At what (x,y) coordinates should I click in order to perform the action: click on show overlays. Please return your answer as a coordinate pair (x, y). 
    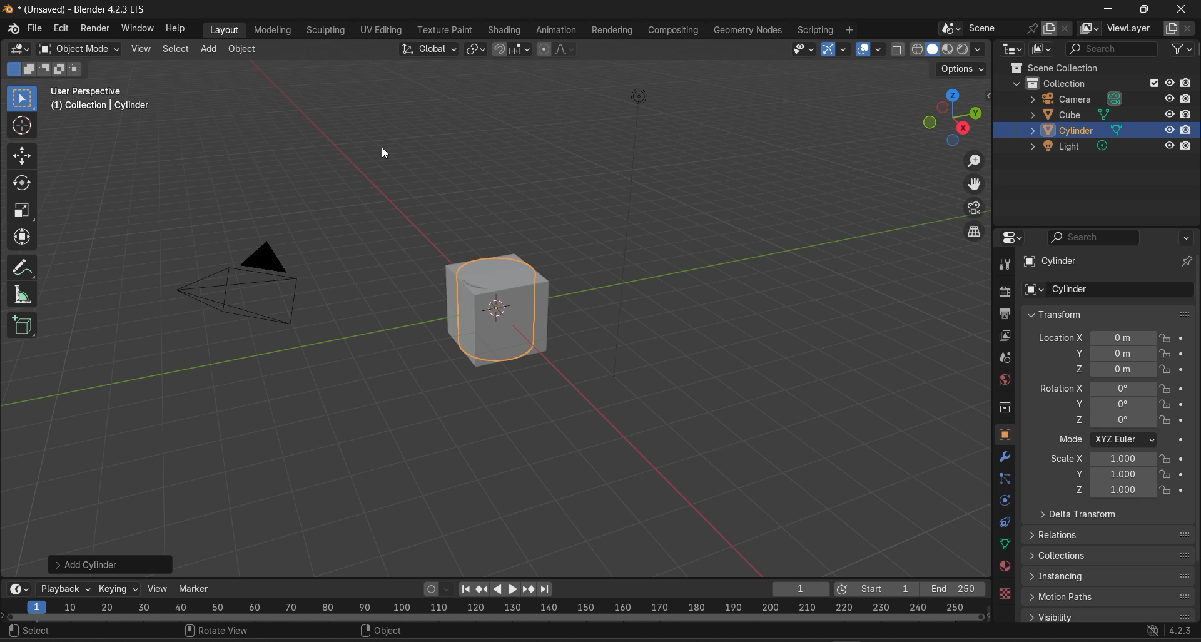
    Looking at the image, I should click on (864, 48).